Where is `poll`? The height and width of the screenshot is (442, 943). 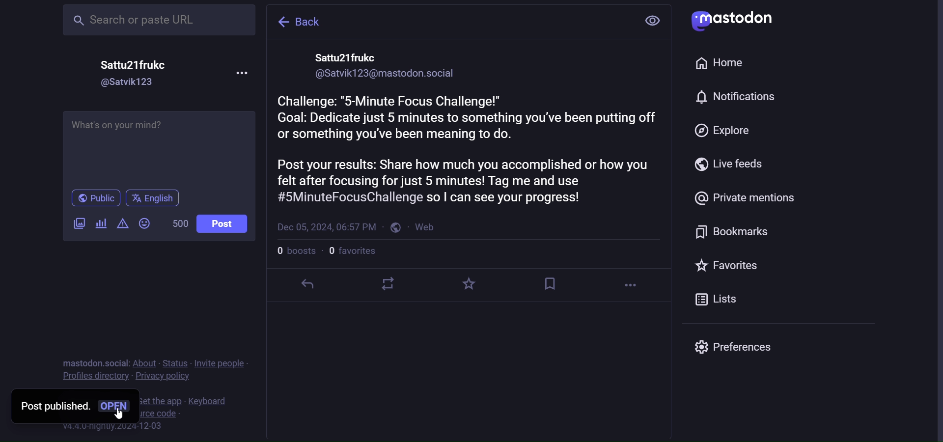
poll is located at coordinates (103, 224).